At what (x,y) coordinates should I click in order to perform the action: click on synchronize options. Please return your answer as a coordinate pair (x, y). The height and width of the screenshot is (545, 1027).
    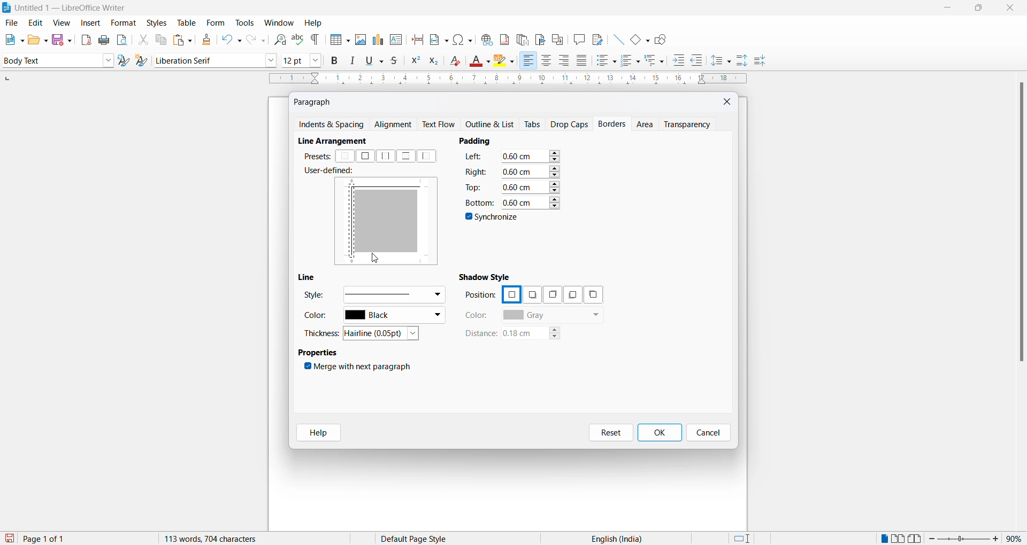
    Looking at the image, I should click on (493, 219).